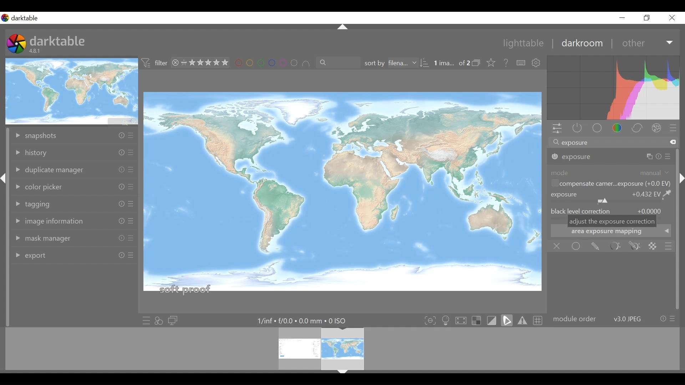 This screenshot has width=685, height=385. Describe the element at coordinates (159, 321) in the screenshot. I see `quick access for appyling any of styles ` at that location.